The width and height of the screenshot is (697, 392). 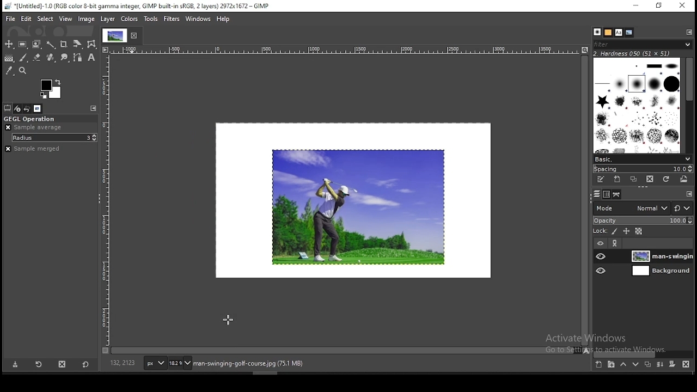 What do you see at coordinates (23, 45) in the screenshot?
I see `rectangular selection tool` at bounding box center [23, 45].